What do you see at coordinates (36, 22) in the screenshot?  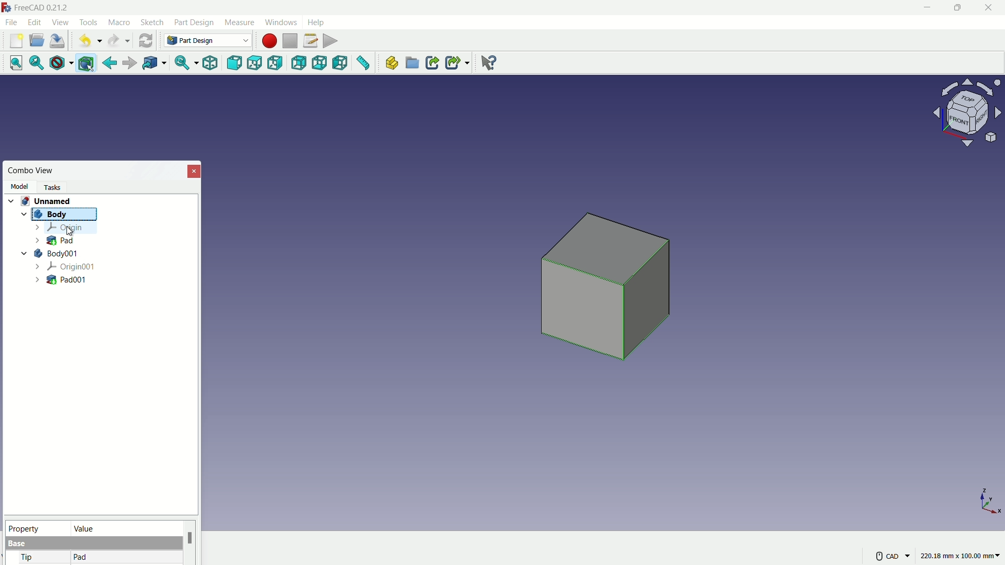 I see `edit` at bounding box center [36, 22].